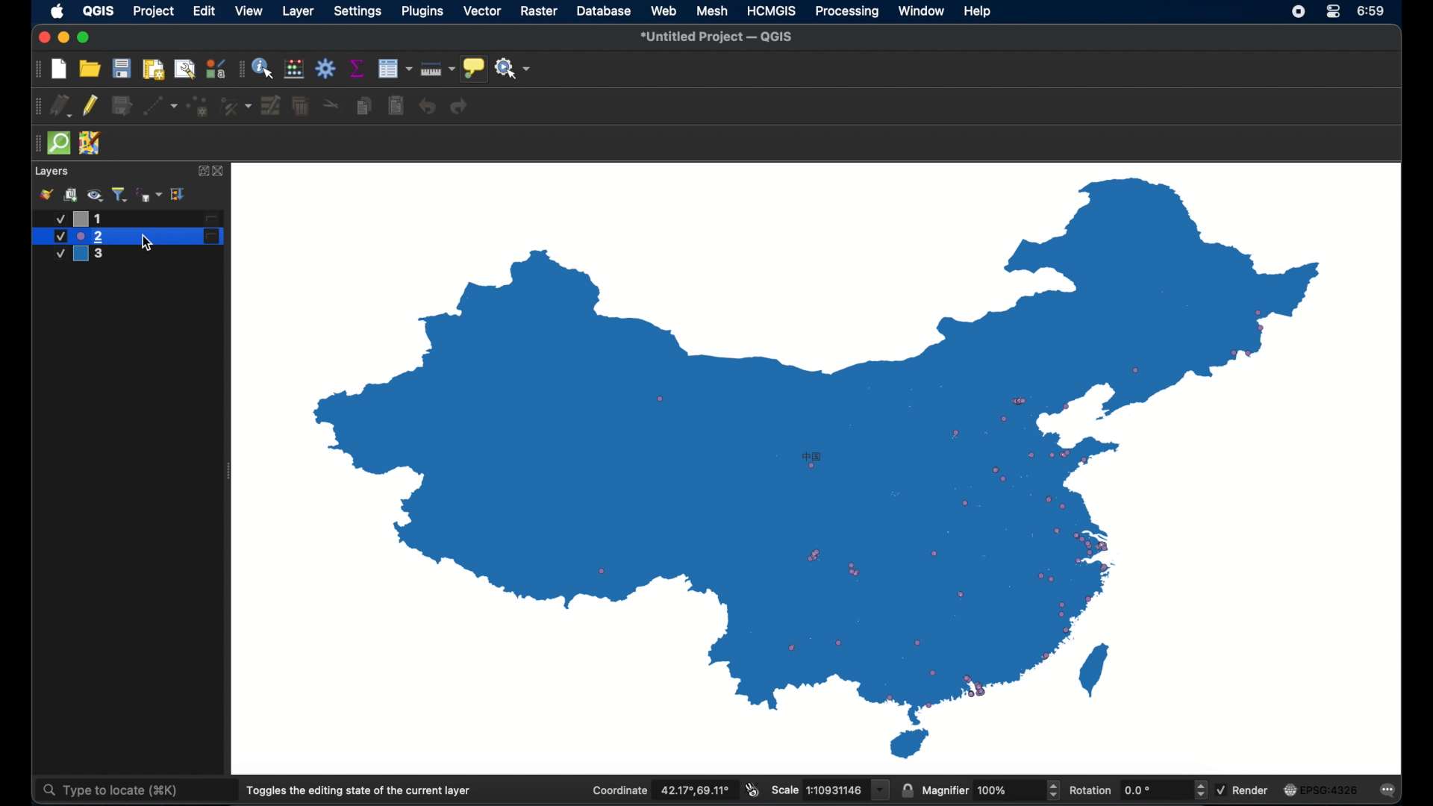  What do you see at coordinates (438, 69) in the screenshot?
I see `measure line` at bounding box center [438, 69].